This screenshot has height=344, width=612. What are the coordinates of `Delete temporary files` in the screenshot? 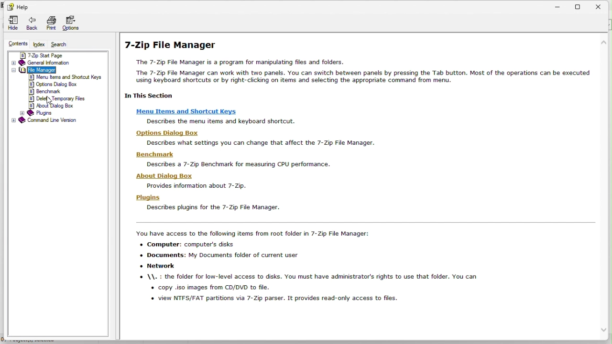 It's located at (62, 99).